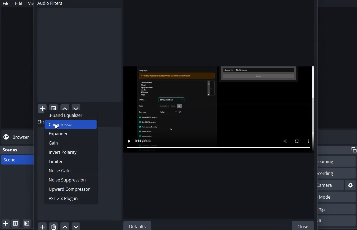  Describe the element at coordinates (19, 3) in the screenshot. I see `Edit` at that location.